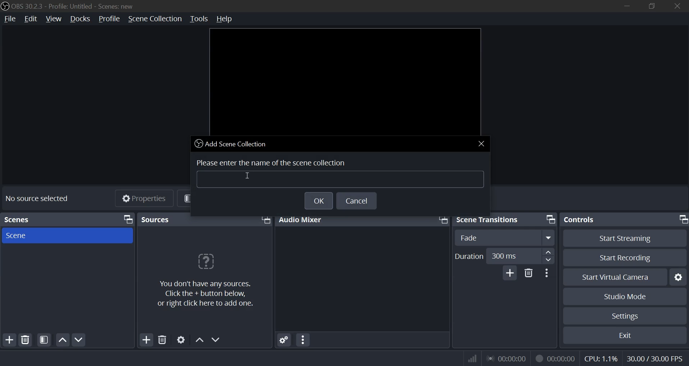 The image size is (689, 366). What do you see at coordinates (625, 335) in the screenshot?
I see `exit` at bounding box center [625, 335].